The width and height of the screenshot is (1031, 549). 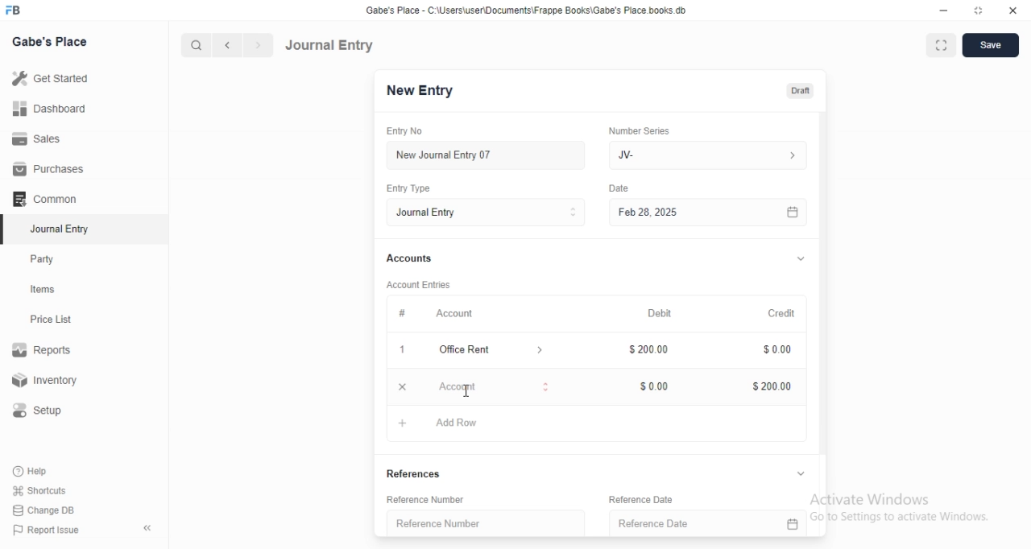 What do you see at coordinates (709, 213) in the screenshot?
I see `Feb 28, 2025` at bounding box center [709, 213].